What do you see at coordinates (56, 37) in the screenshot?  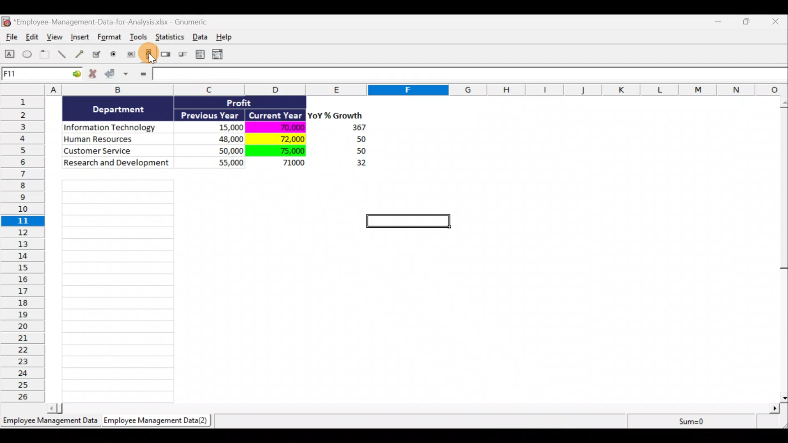 I see `View` at bounding box center [56, 37].